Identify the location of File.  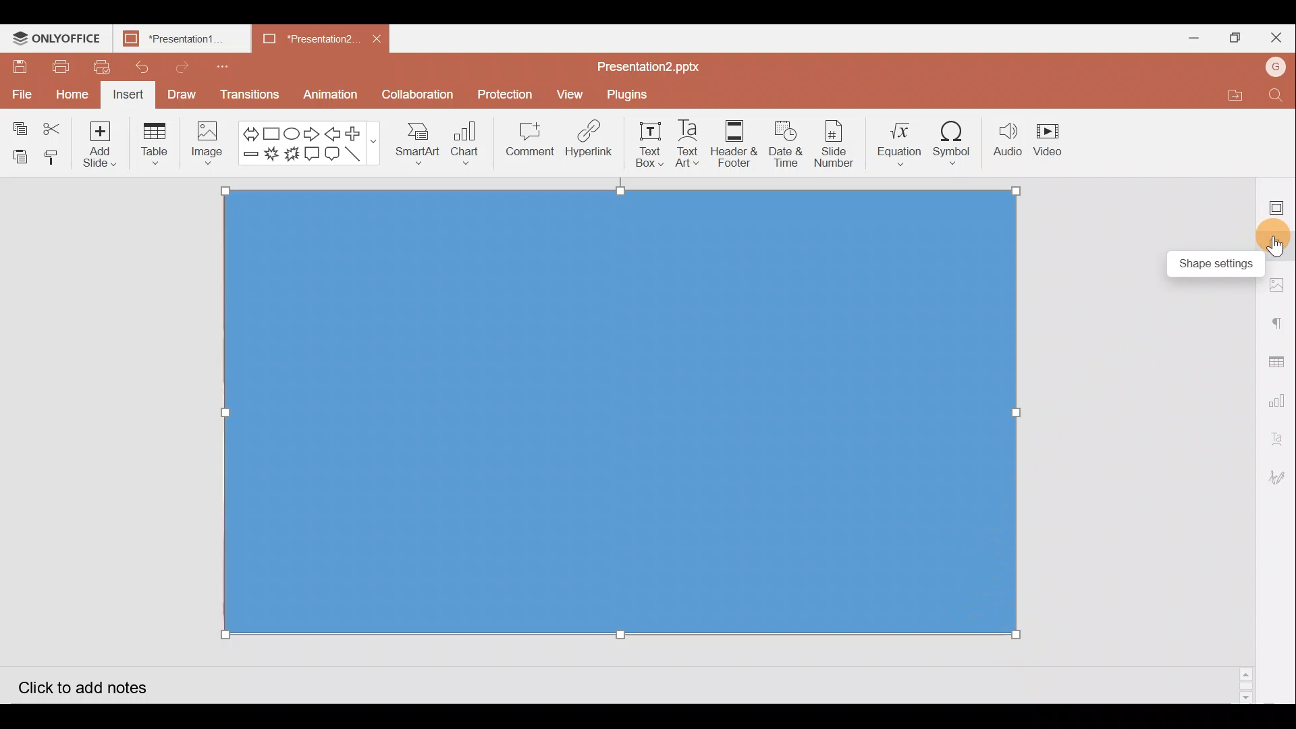
(20, 94).